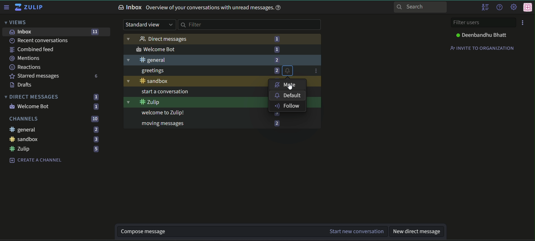 The image size is (535, 241). I want to click on number, so click(277, 115).